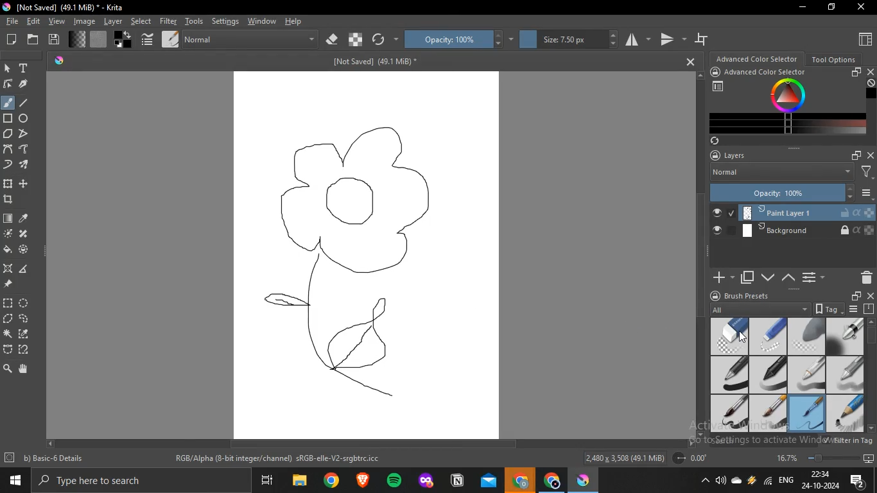  I want to click on Canvas, so click(369, 254).